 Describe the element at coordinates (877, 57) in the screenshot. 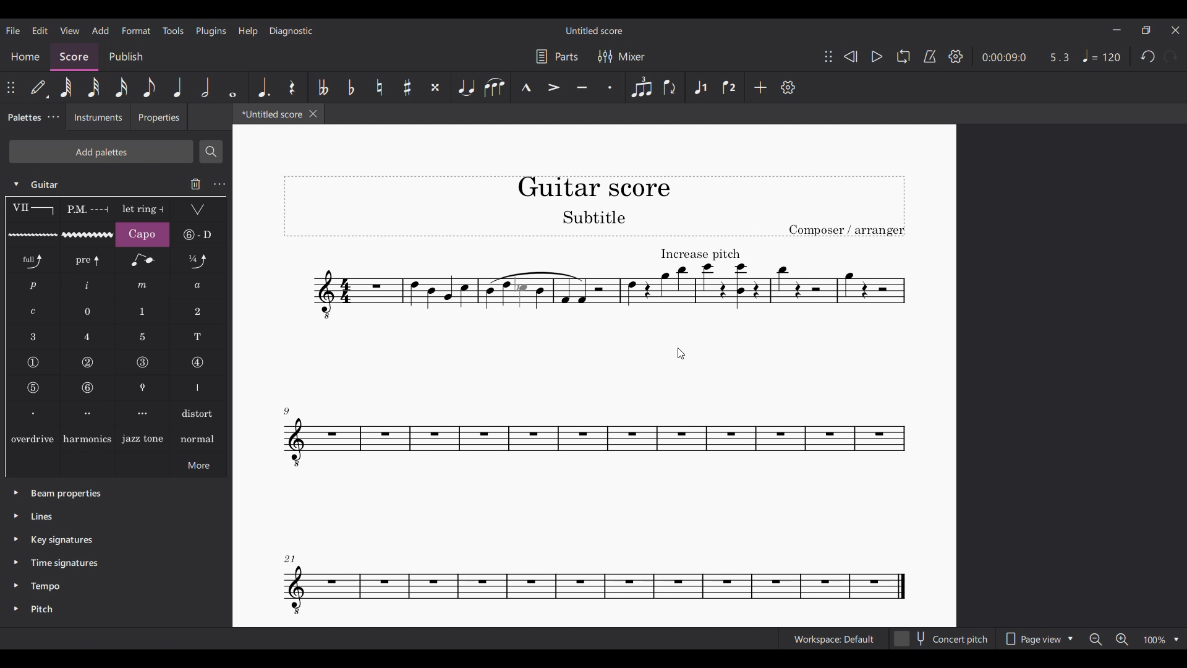

I see `Play` at that location.